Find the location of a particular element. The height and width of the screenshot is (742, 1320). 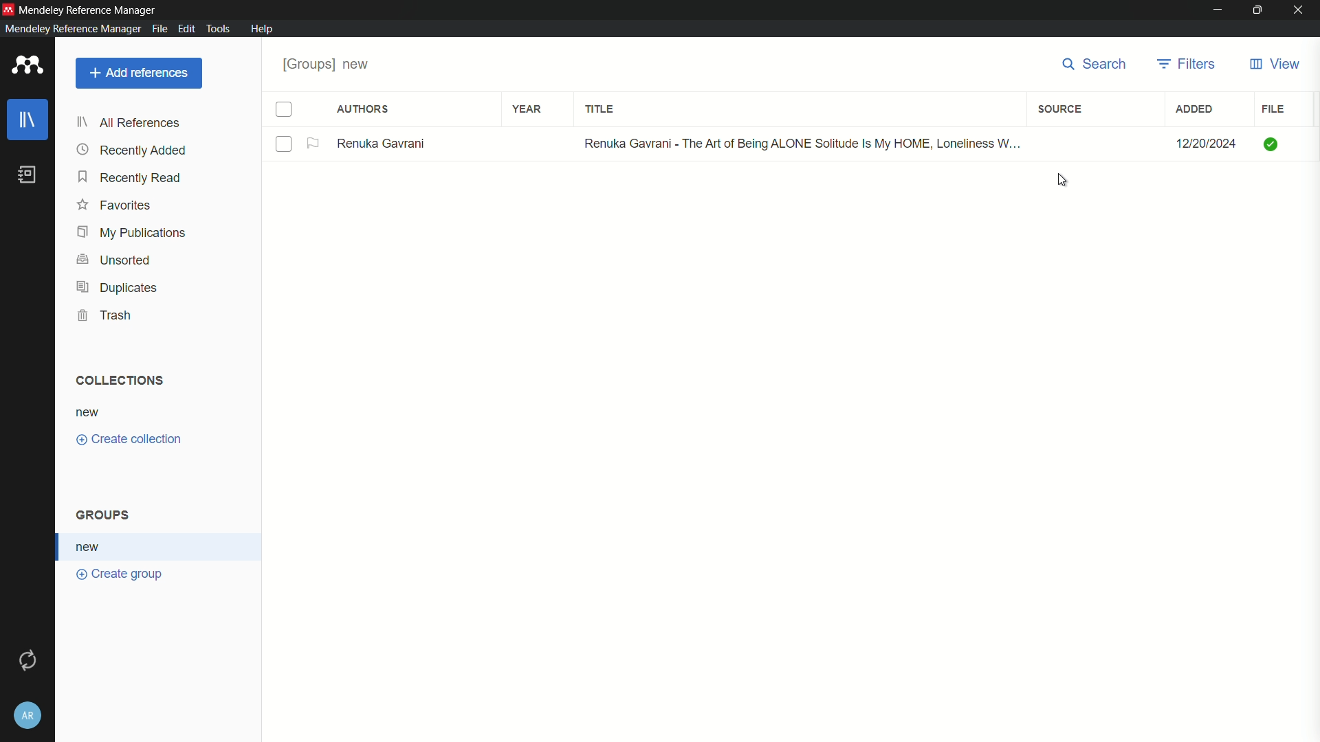

flagged is located at coordinates (314, 144).